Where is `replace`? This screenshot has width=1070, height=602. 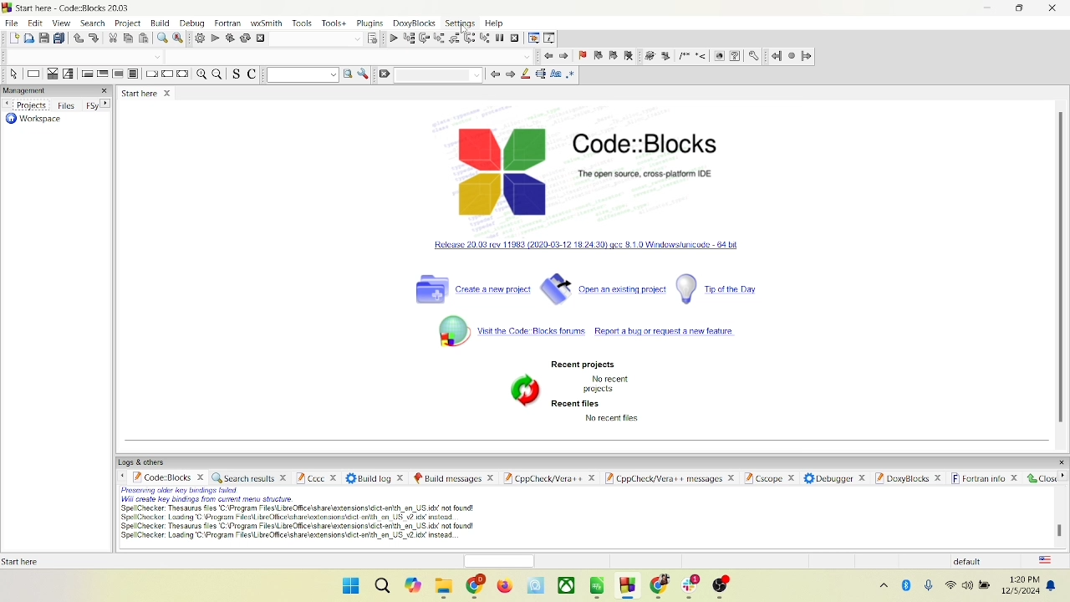
replace is located at coordinates (177, 38).